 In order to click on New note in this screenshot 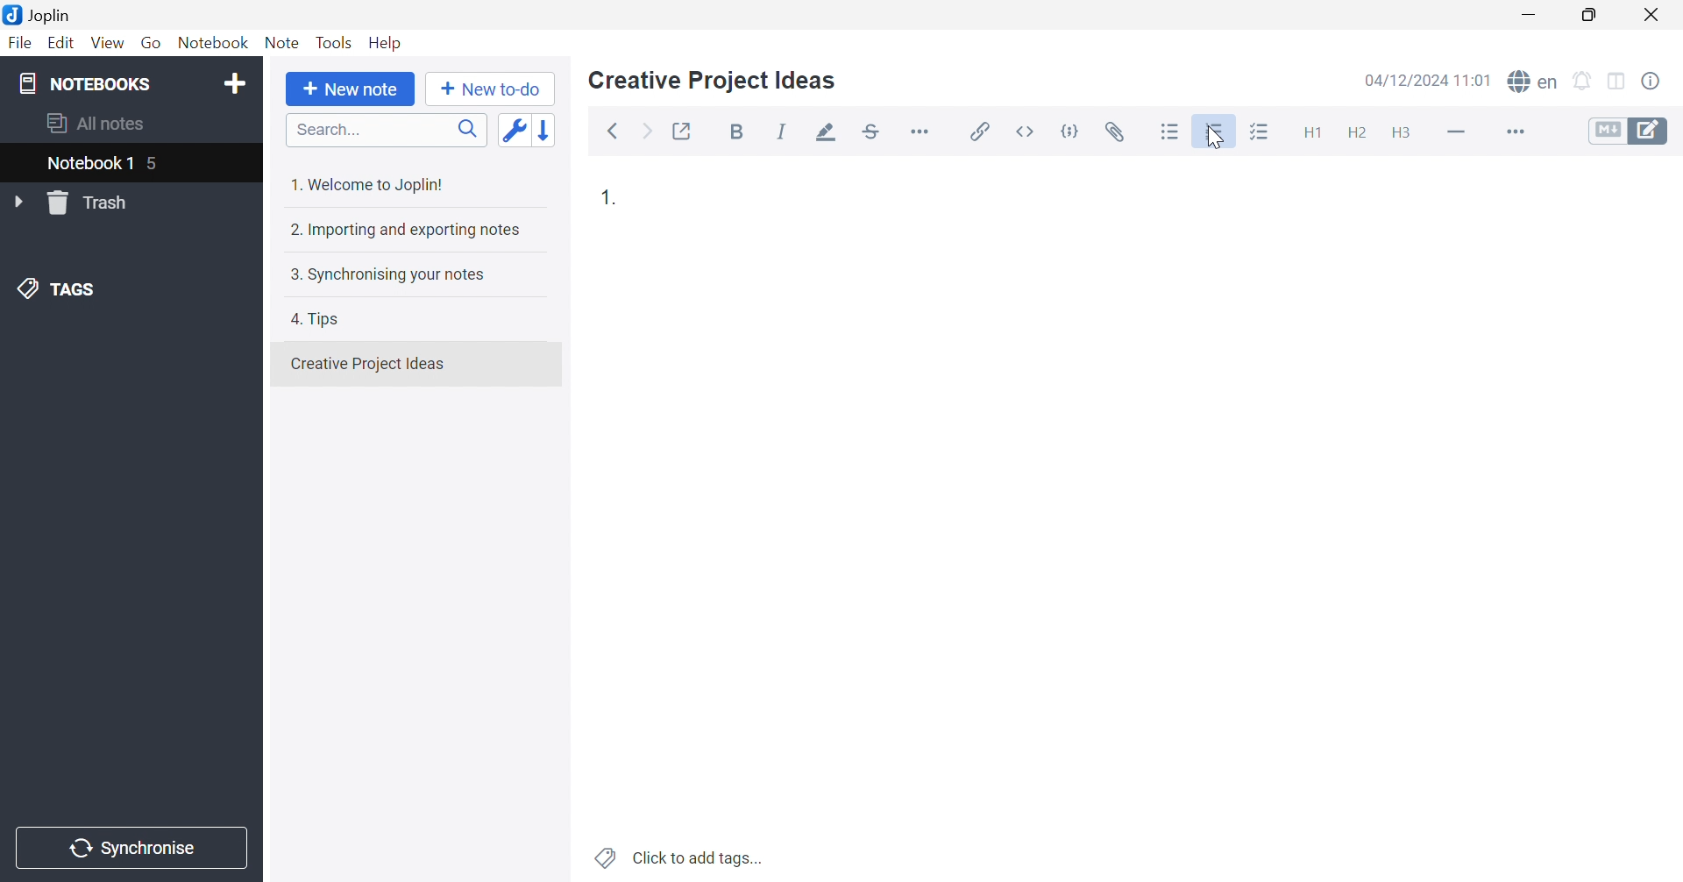, I will do `click(349, 89)`.